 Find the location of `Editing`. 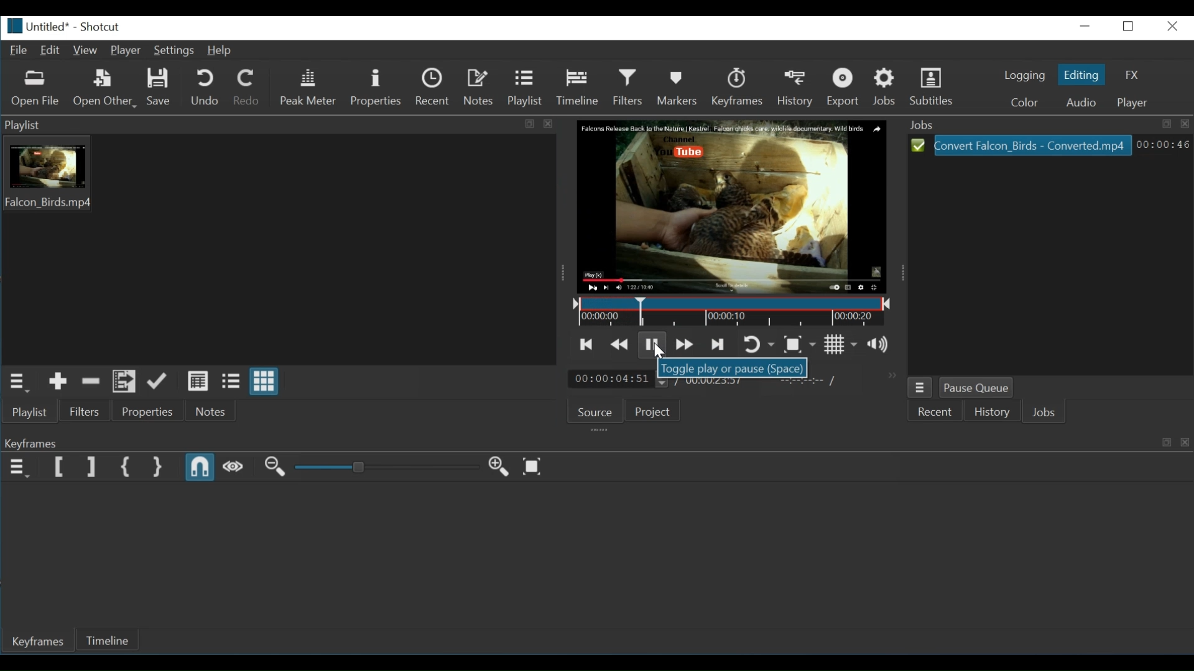

Editing is located at coordinates (1083, 75).